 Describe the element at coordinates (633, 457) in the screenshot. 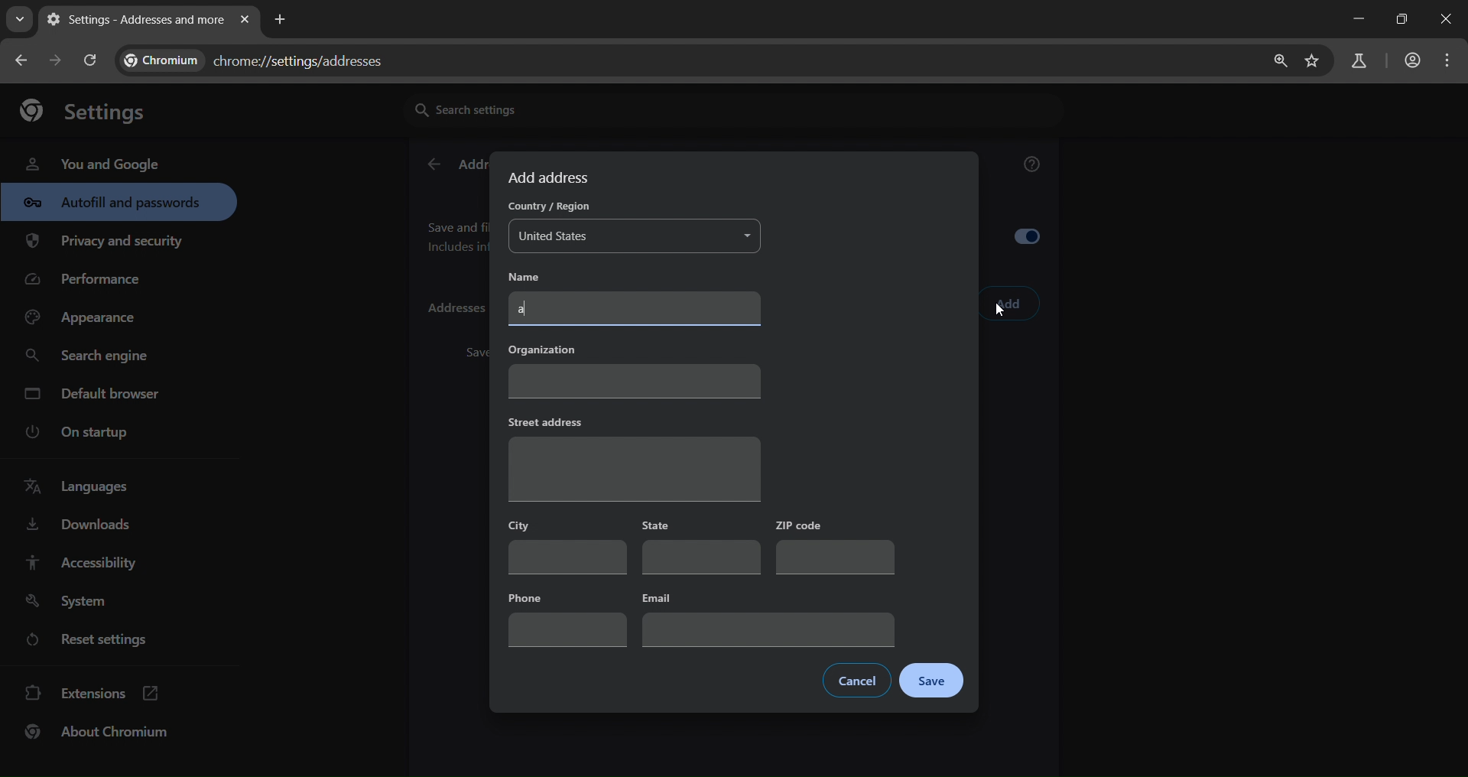

I see `street address` at that location.